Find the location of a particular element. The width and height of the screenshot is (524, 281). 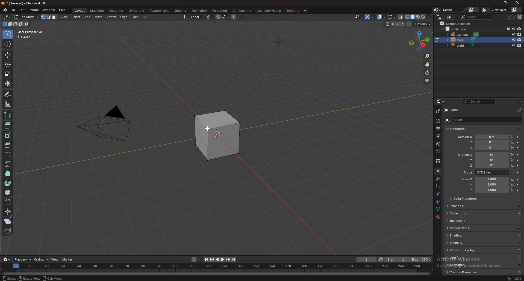

collection is located at coordinates (457, 29).